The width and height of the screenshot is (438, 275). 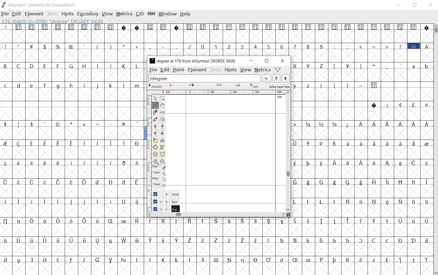 I want to click on file, so click(x=5, y=14).